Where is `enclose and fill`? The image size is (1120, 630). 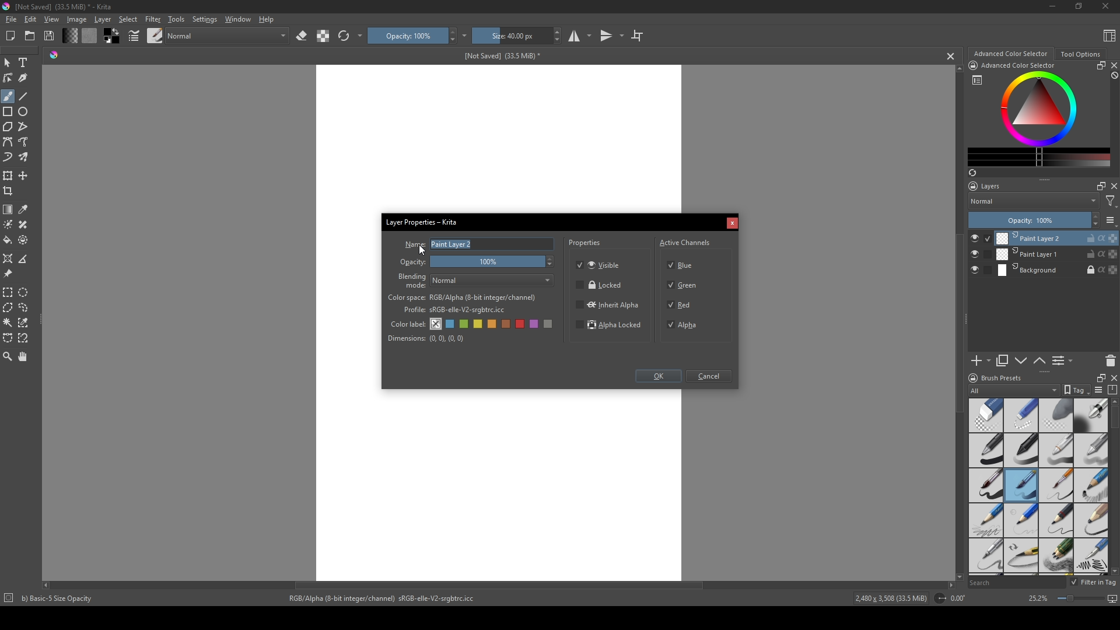 enclose and fill is located at coordinates (24, 240).